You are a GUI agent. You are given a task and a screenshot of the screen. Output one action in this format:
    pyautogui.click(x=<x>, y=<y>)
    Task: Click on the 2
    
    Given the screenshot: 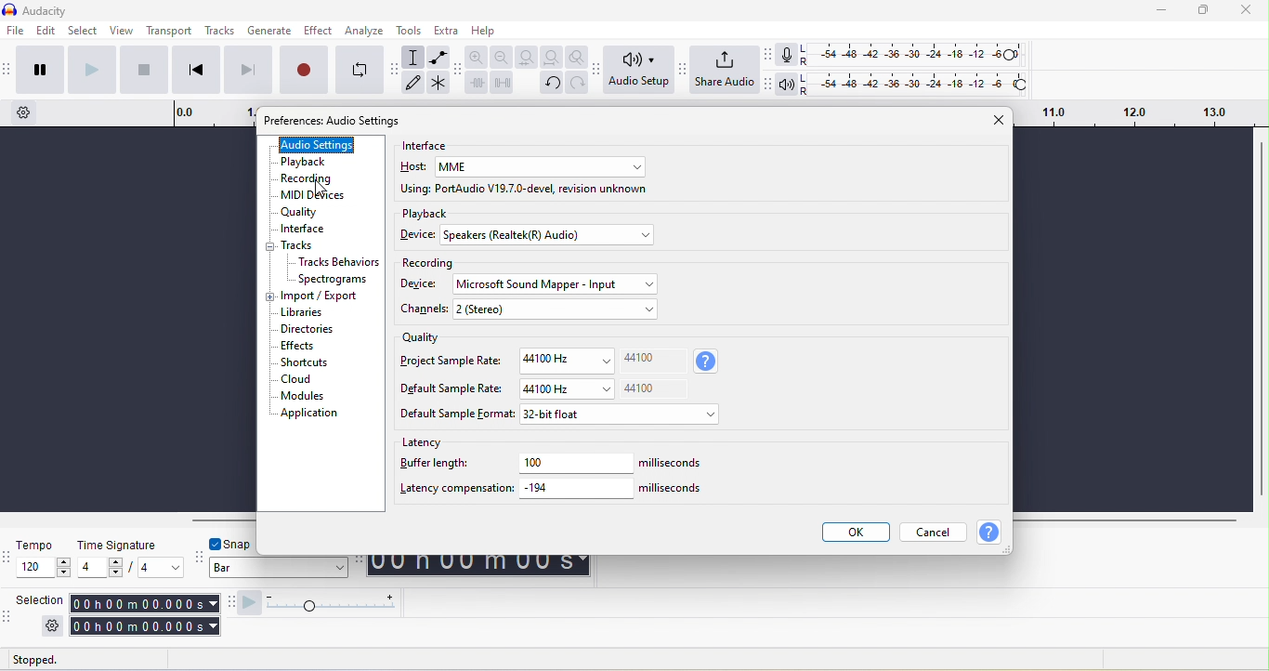 What is the action you would take?
    pyautogui.click(x=567, y=308)
    